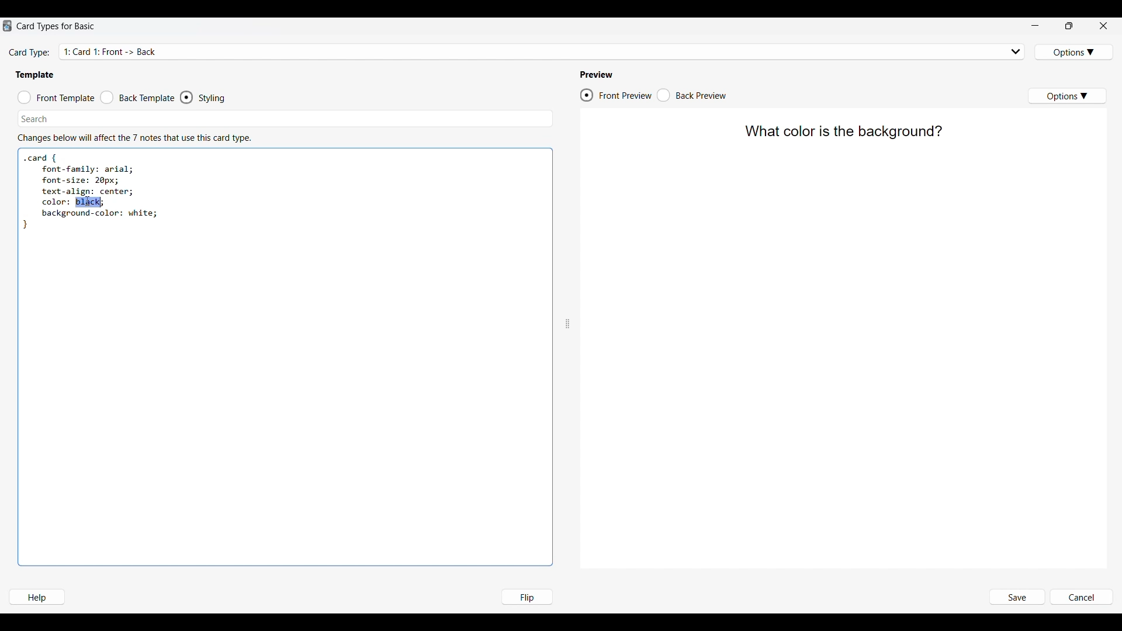 This screenshot has width=1122, height=631. What do you see at coordinates (1066, 96) in the screenshot?
I see `Preview options` at bounding box center [1066, 96].